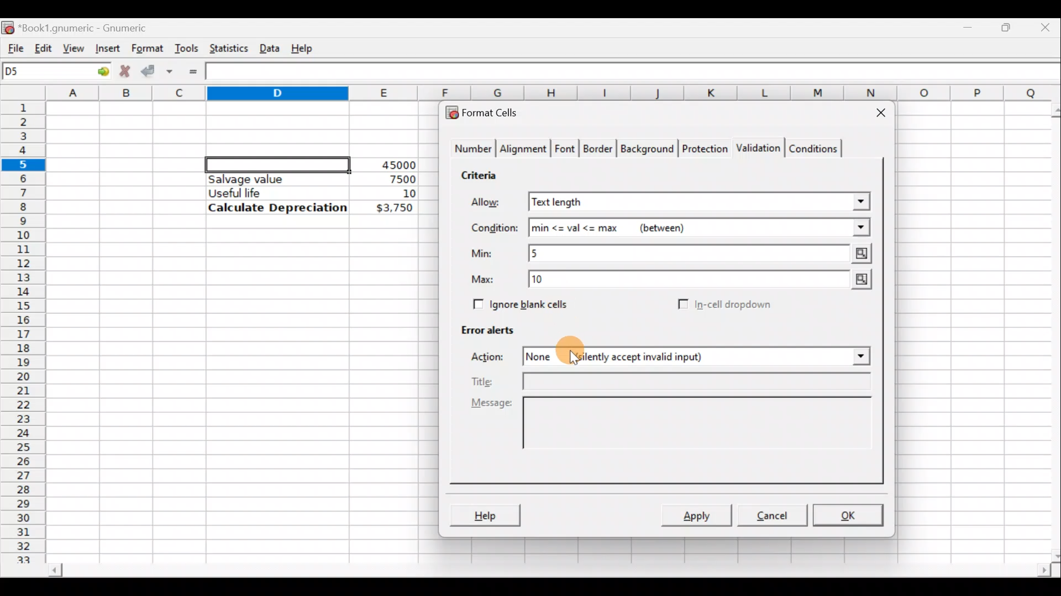 The height and width of the screenshot is (596, 1061). Describe the element at coordinates (555, 93) in the screenshot. I see `Columns` at that location.